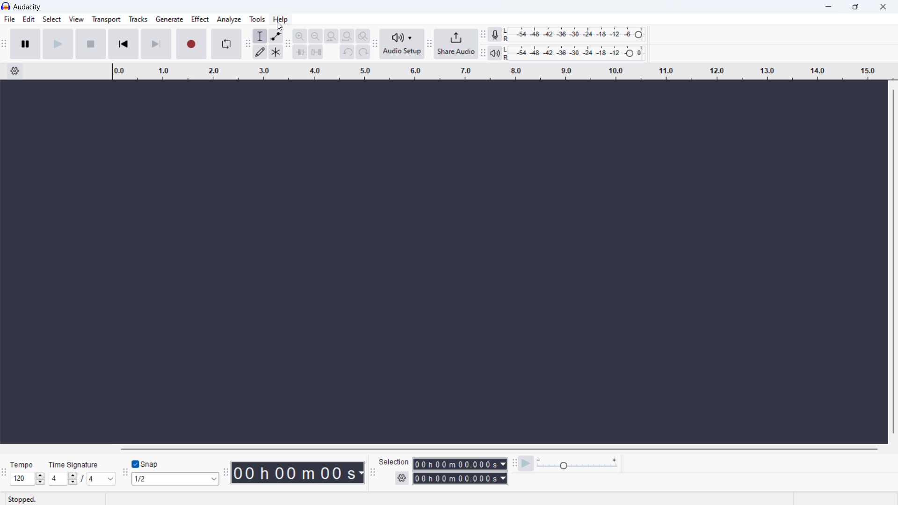 Image resolution: width=898 pixels, height=505 pixels. I want to click on snapping toolbar, so click(124, 472).